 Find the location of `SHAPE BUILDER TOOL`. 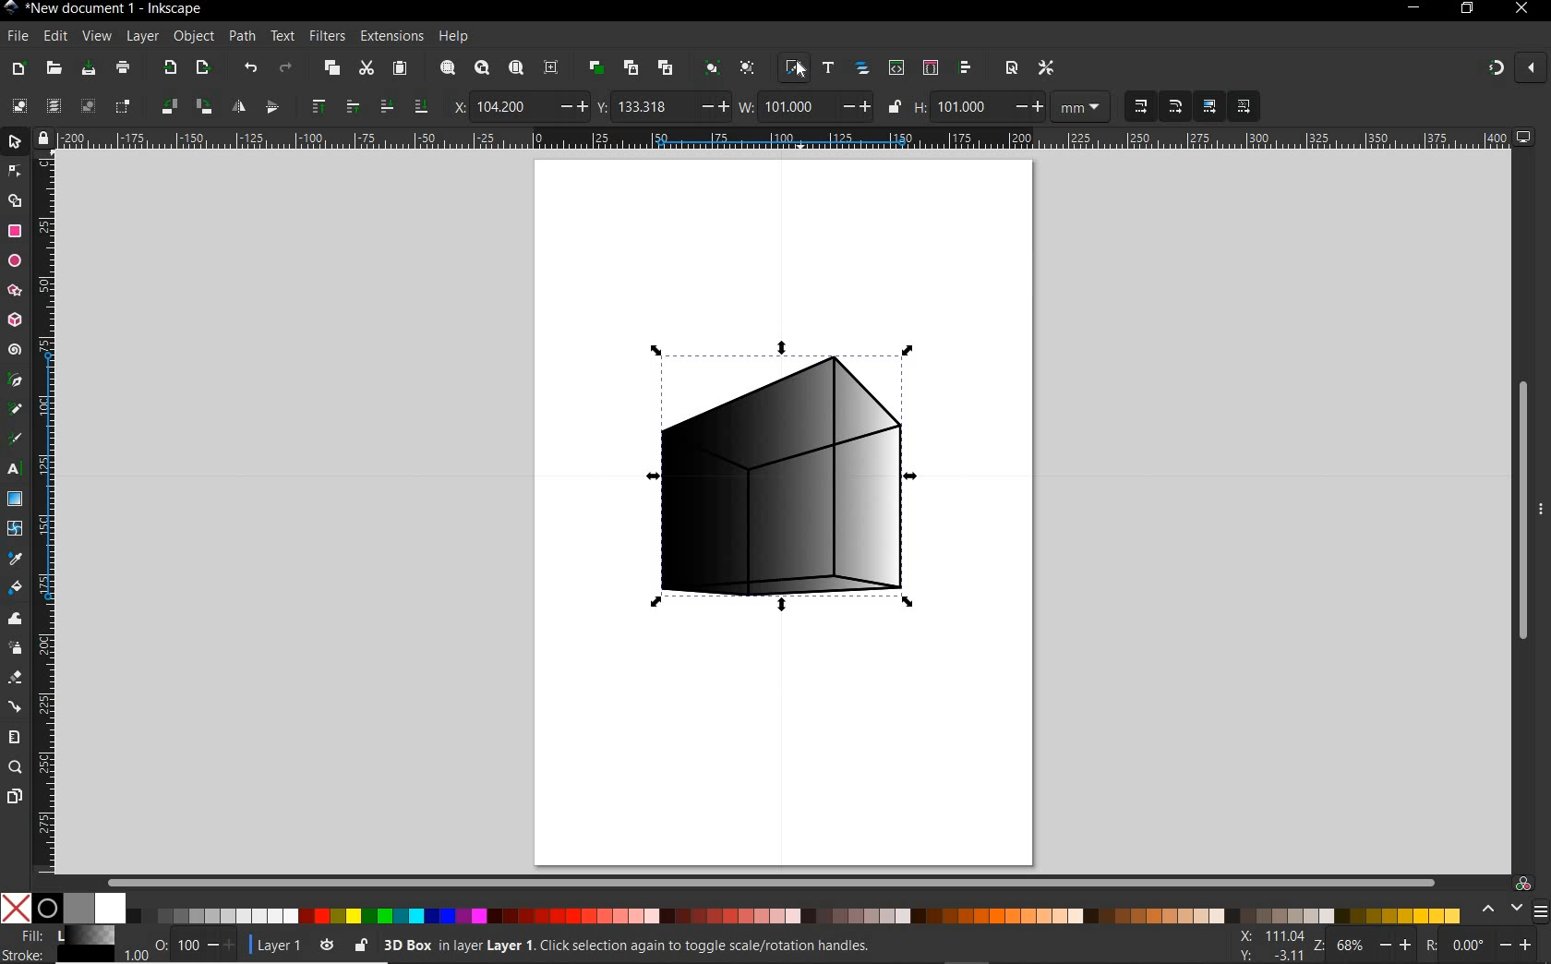

SHAPE BUILDER TOOL is located at coordinates (15, 200).